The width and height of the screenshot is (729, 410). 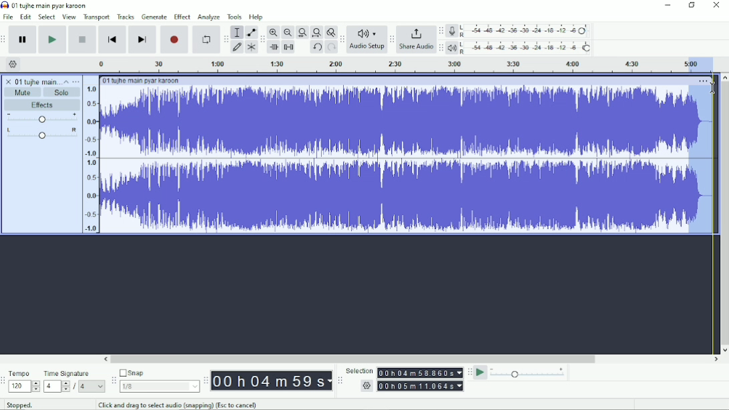 What do you see at coordinates (52, 39) in the screenshot?
I see `Play` at bounding box center [52, 39].